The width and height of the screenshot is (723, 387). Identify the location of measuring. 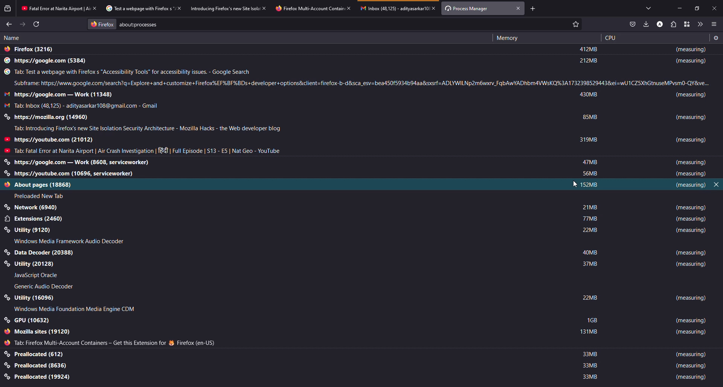
(689, 377).